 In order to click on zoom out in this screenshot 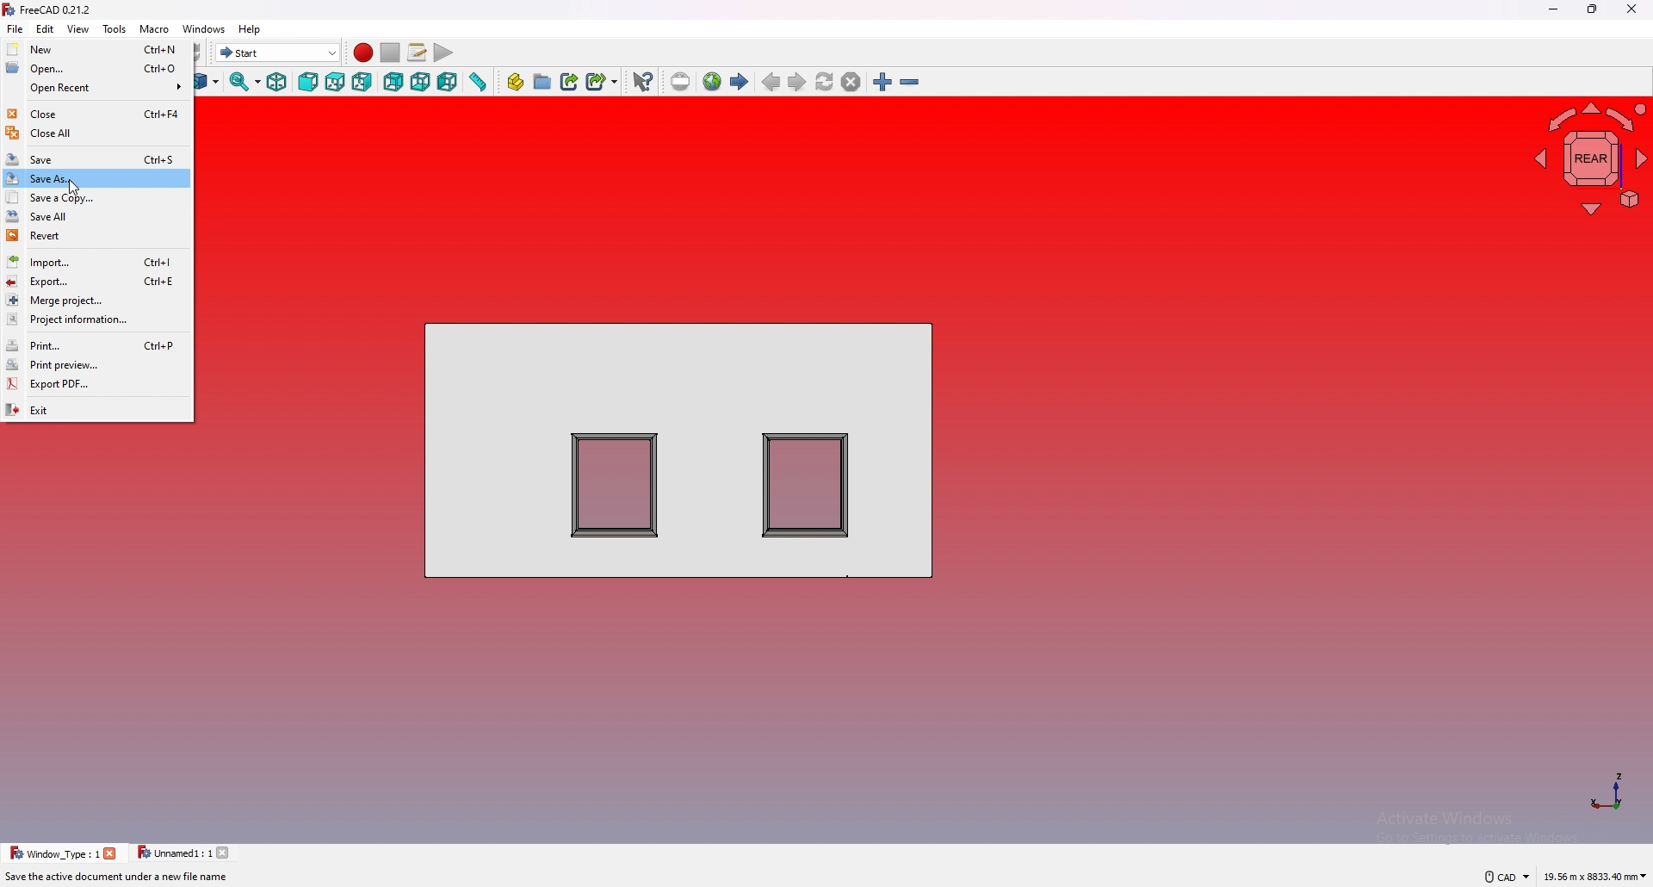, I will do `click(909, 83)`.